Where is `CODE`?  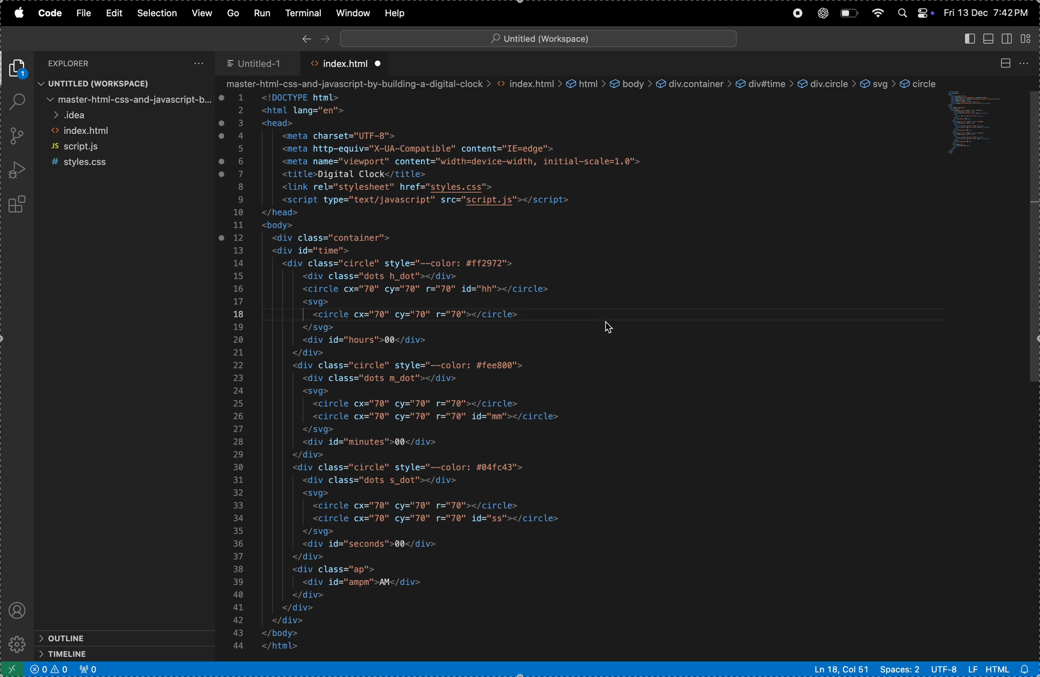
CODE is located at coordinates (50, 14).